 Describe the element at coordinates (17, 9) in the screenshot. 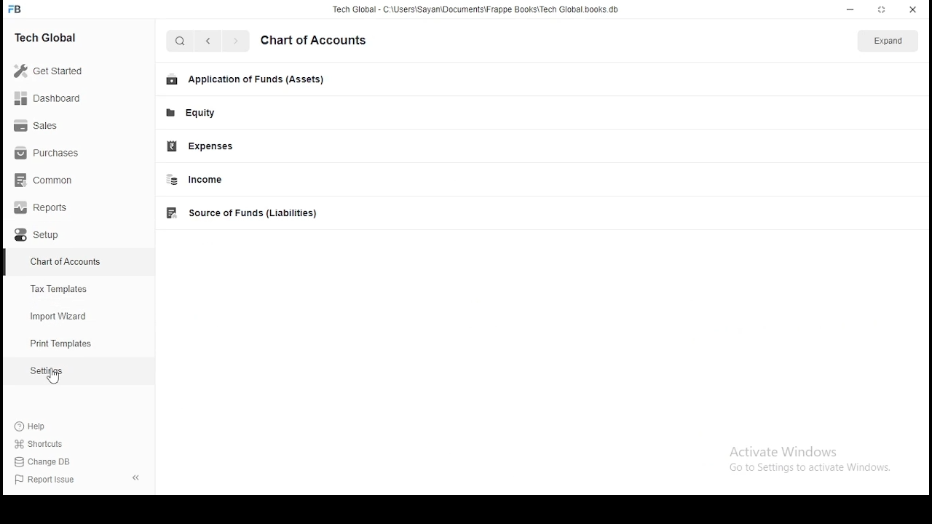

I see `Frappe Books logo` at that location.